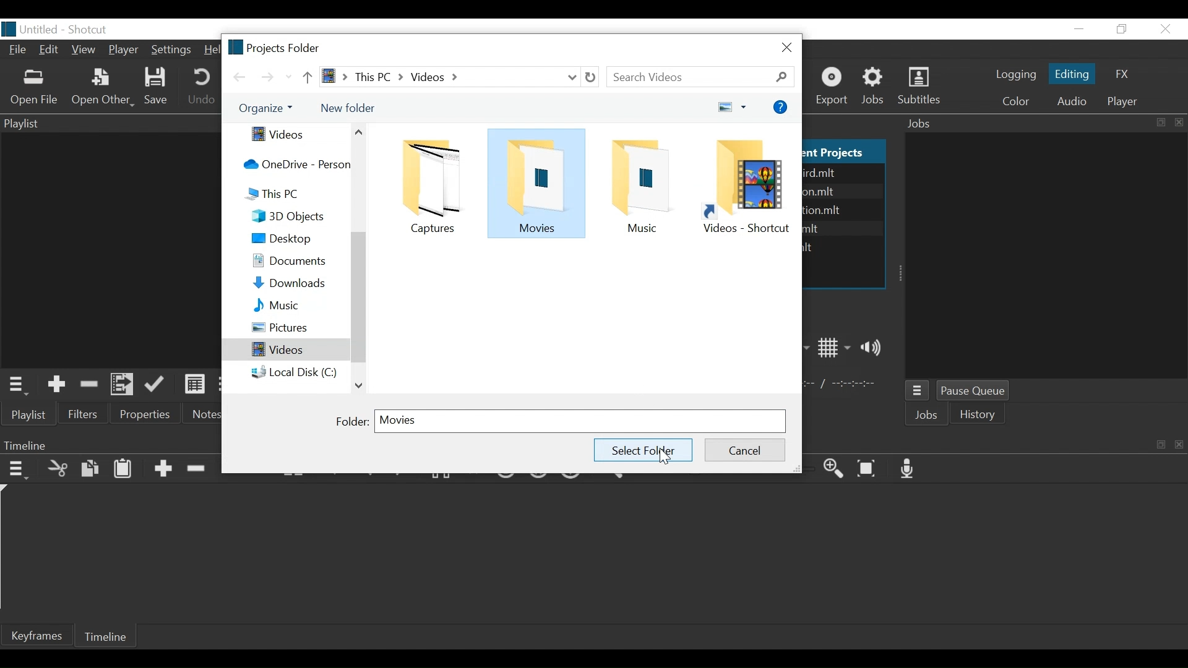  I want to click on Update, so click(157, 385).